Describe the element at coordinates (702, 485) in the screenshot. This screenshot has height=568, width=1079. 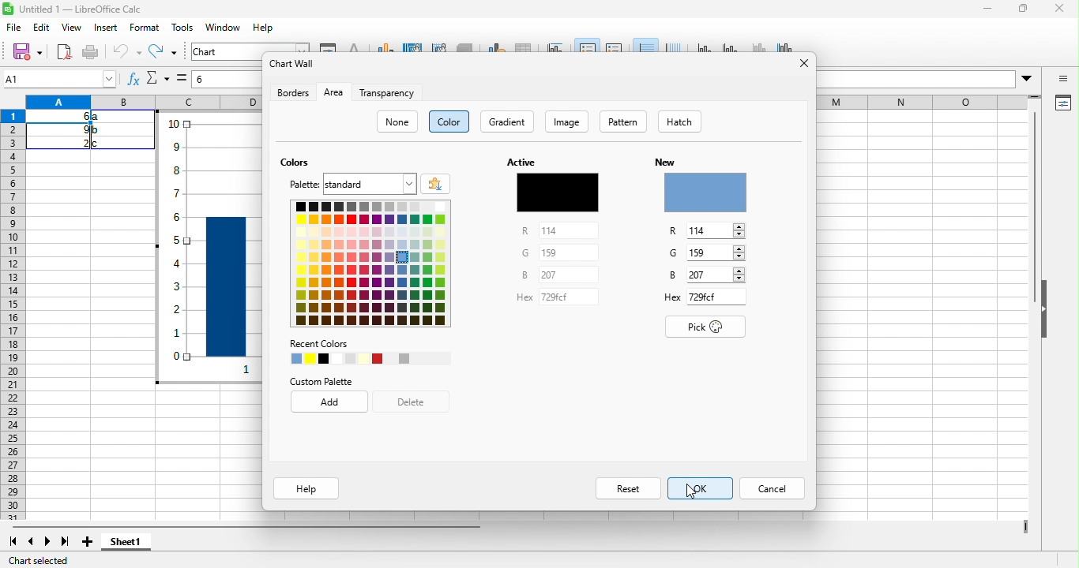
I see `ok` at that location.